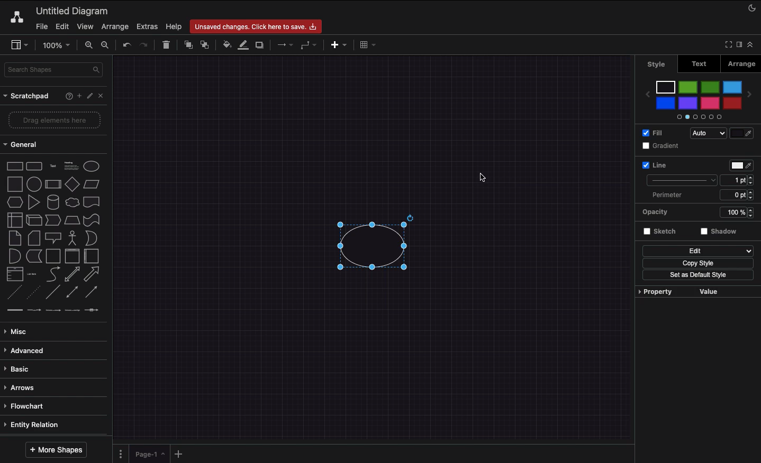 Image resolution: width=761 pixels, height=463 pixels. I want to click on Horizontal container, so click(92, 256).